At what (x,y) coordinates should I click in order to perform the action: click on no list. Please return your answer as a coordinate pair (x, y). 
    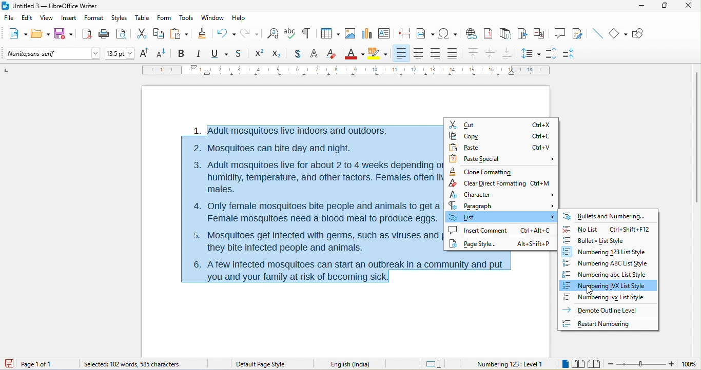
    Looking at the image, I should click on (606, 228).